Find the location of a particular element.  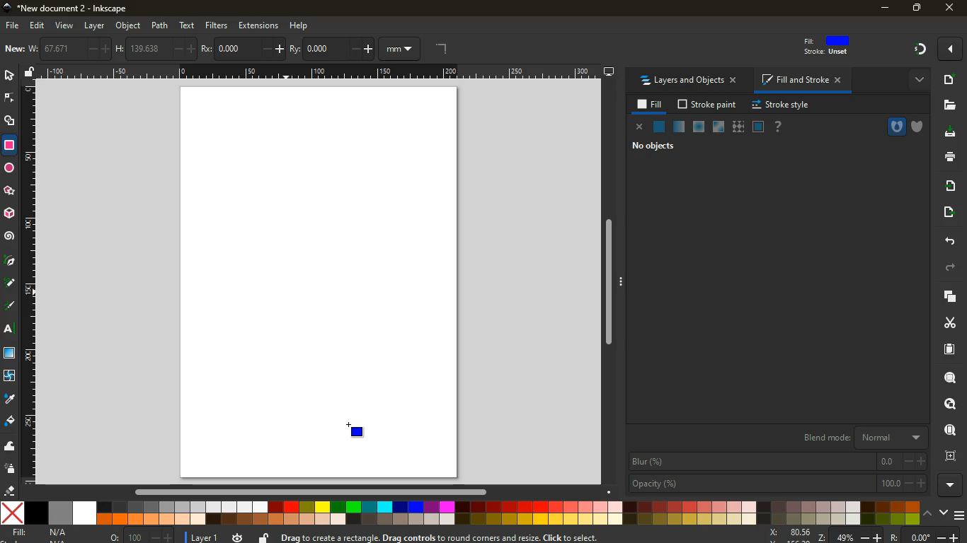

pic is located at coordinates (10, 259).